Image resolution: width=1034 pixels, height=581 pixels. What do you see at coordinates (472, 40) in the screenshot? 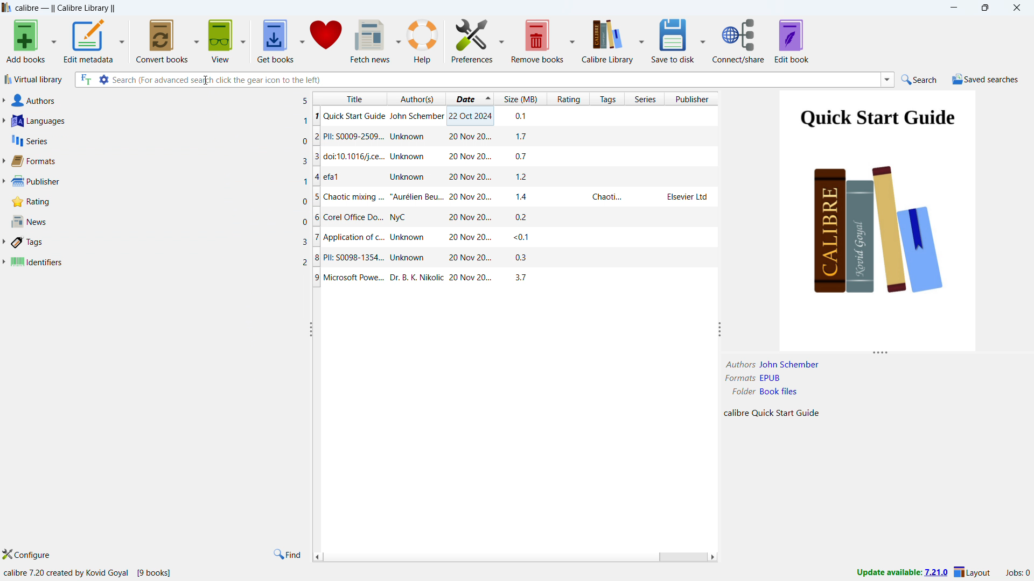
I see `preference ` at bounding box center [472, 40].